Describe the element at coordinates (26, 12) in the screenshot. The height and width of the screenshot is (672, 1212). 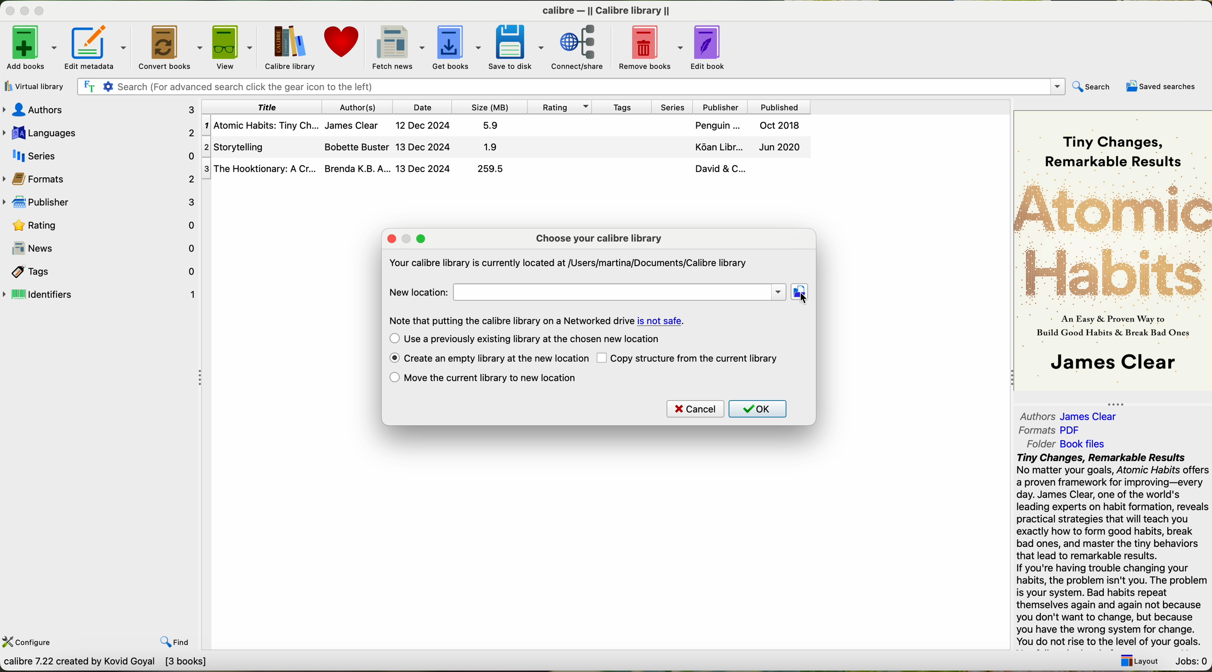
I see `minimize program` at that location.